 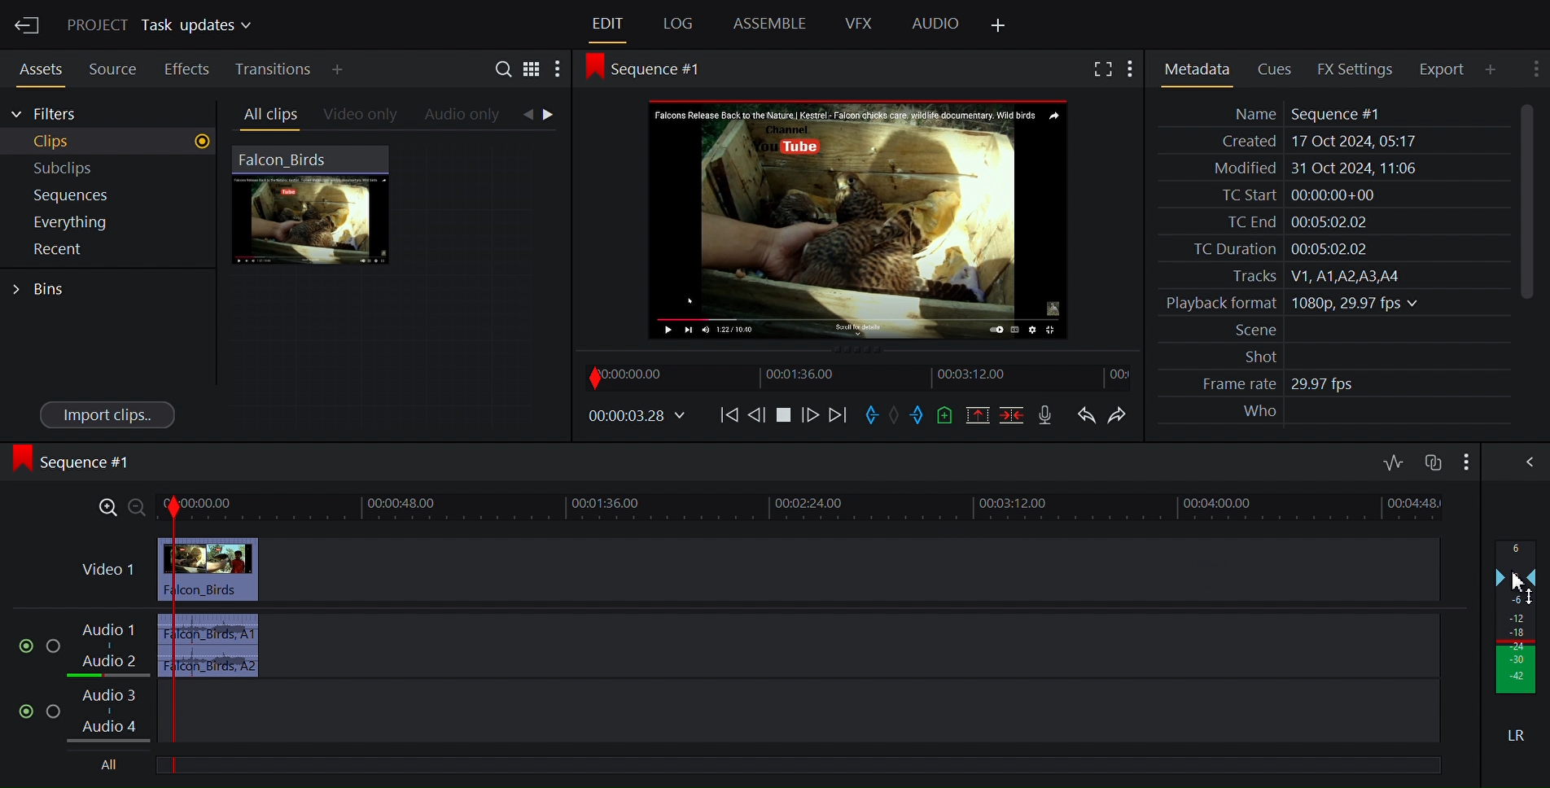 What do you see at coordinates (20, 642) in the screenshot?
I see `Mute/Unmute` at bounding box center [20, 642].